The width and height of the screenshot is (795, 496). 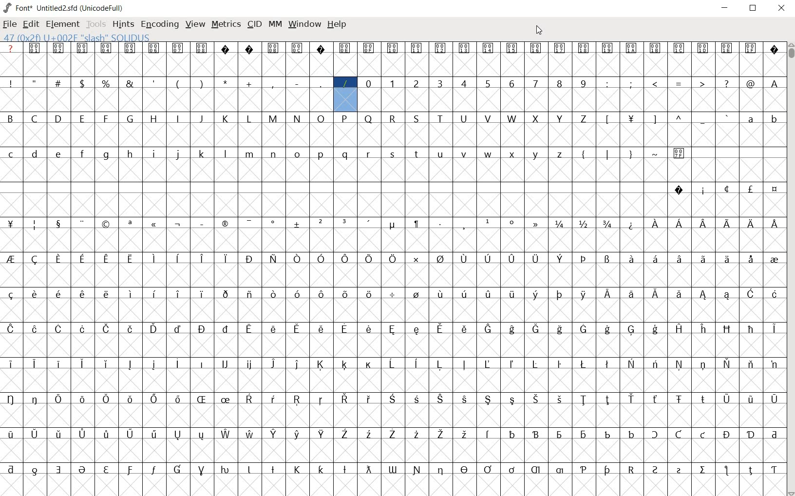 I want to click on glyph, so click(x=296, y=154).